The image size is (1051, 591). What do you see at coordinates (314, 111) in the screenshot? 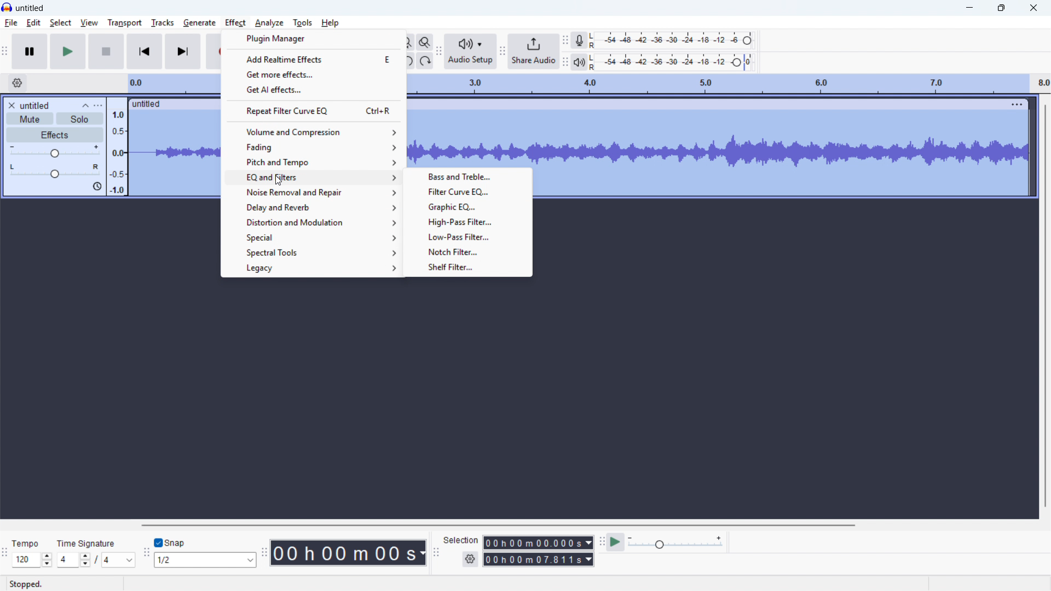
I see `Repeat last filter` at bounding box center [314, 111].